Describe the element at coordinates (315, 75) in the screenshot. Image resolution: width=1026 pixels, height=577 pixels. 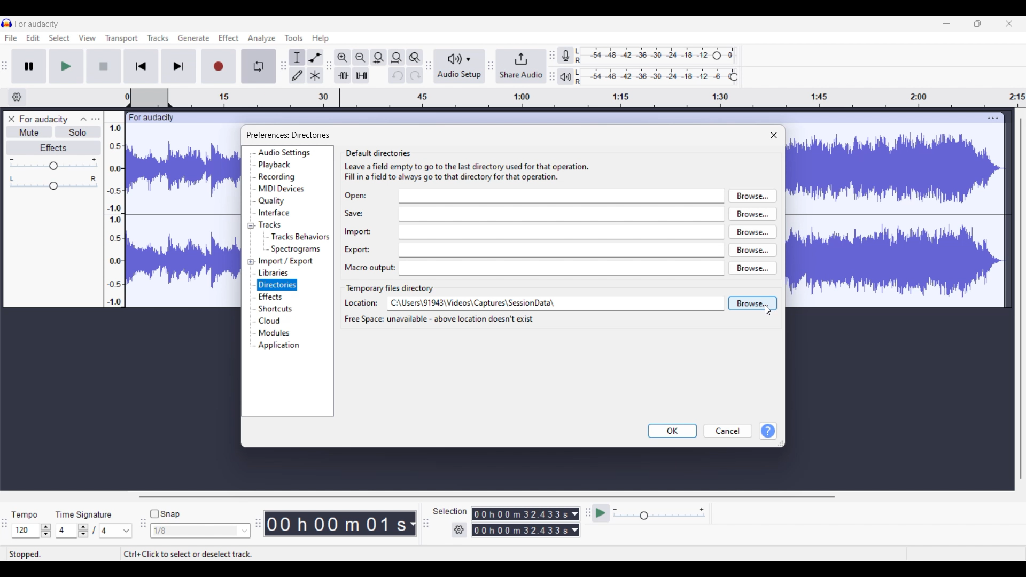
I see `Multi-tool` at that location.